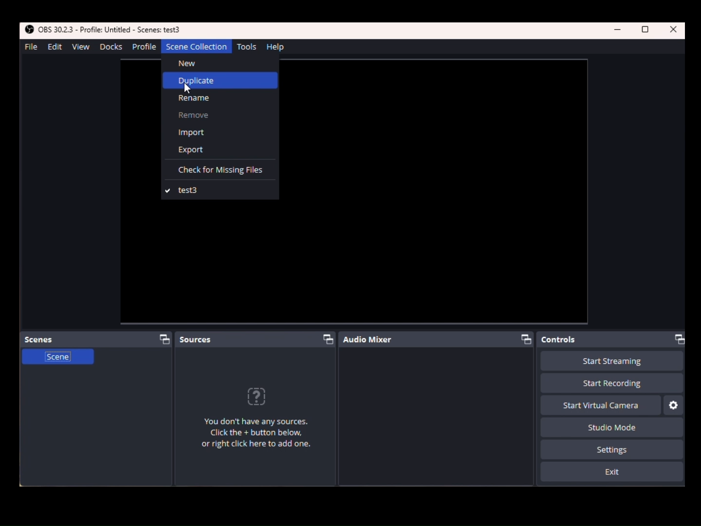 This screenshot has width=701, height=526. I want to click on IMport, so click(220, 131).